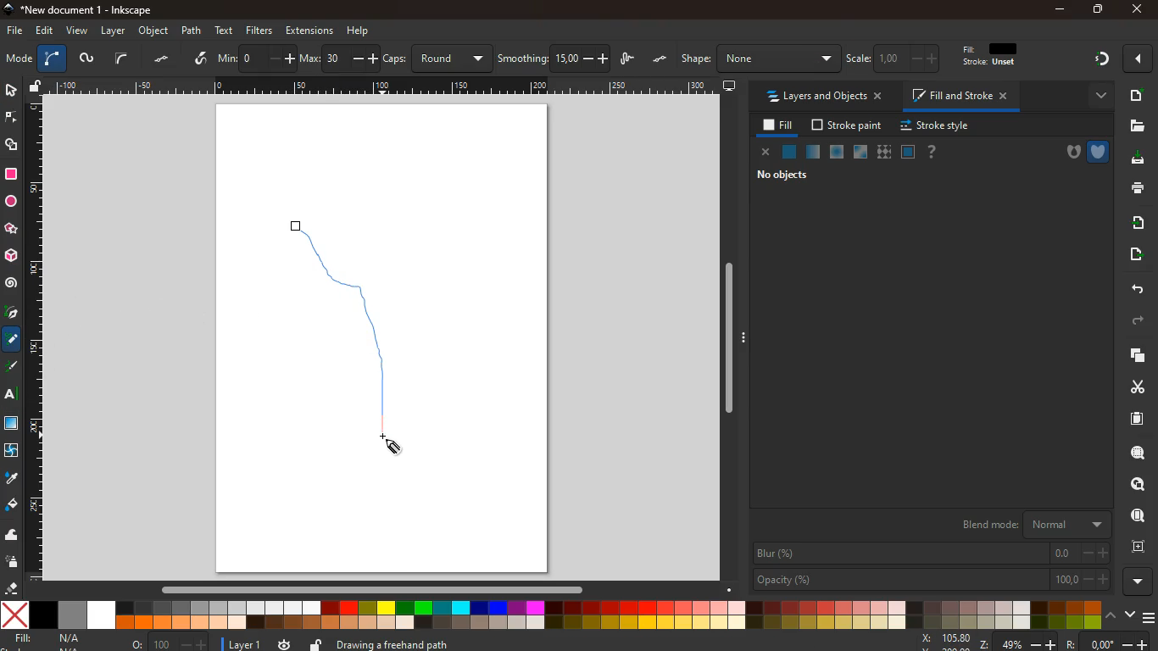 Image resolution: width=1158 pixels, height=651 pixels. Describe the element at coordinates (13, 229) in the screenshot. I see `star` at that location.